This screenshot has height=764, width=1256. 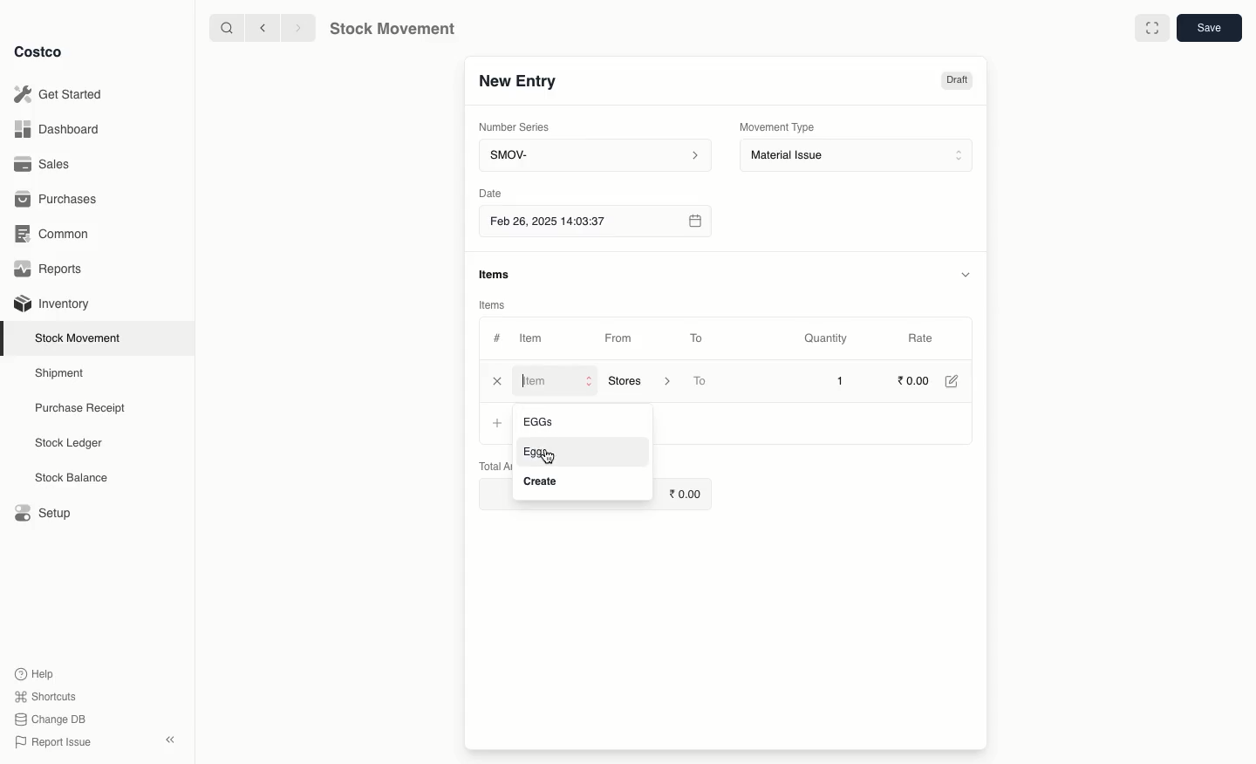 What do you see at coordinates (701, 382) in the screenshot?
I see `To` at bounding box center [701, 382].